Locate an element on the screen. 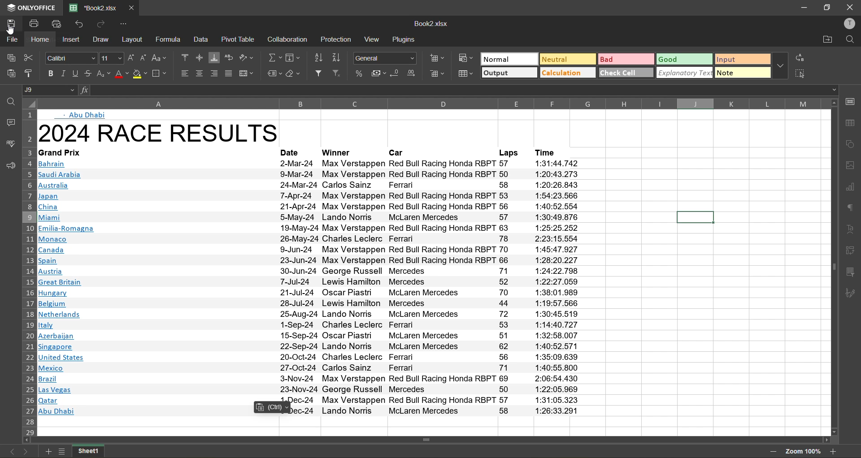 The image size is (861, 458). pivot table is located at coordinates (851, 252).